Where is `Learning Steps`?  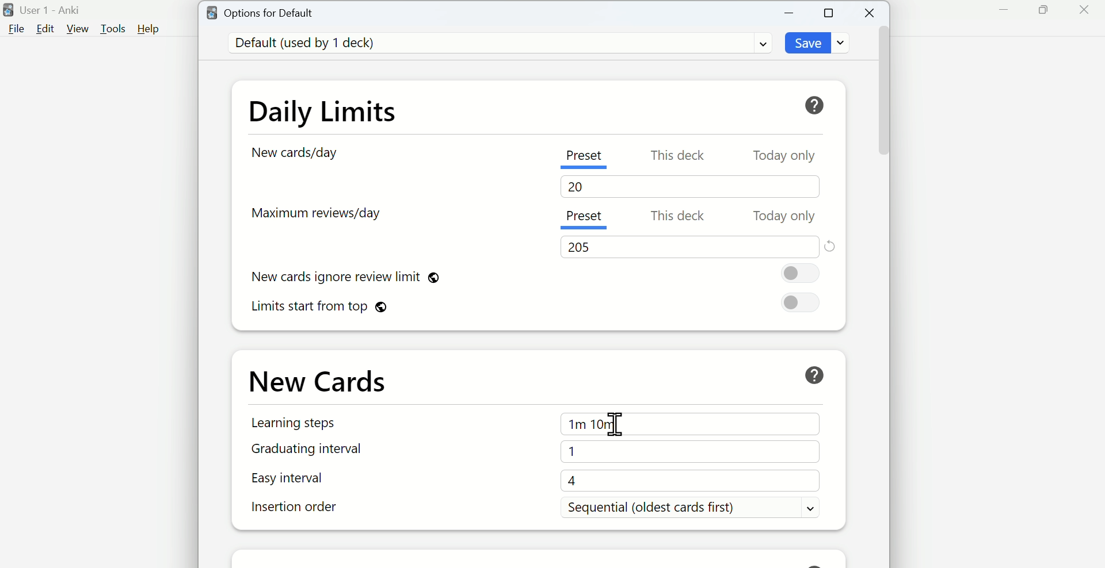 Learning Steps is located at coordinates (295, 425).